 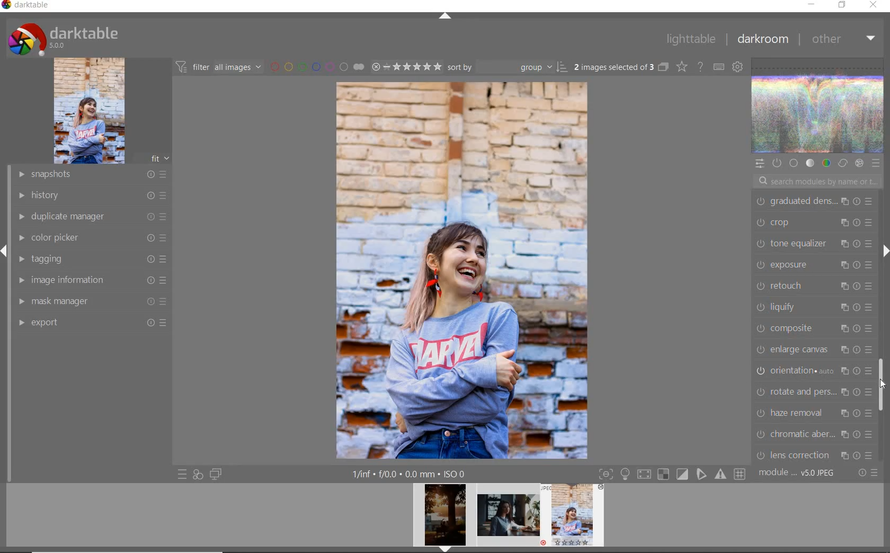 I want to click on tagging, so click(x=89, y=258).